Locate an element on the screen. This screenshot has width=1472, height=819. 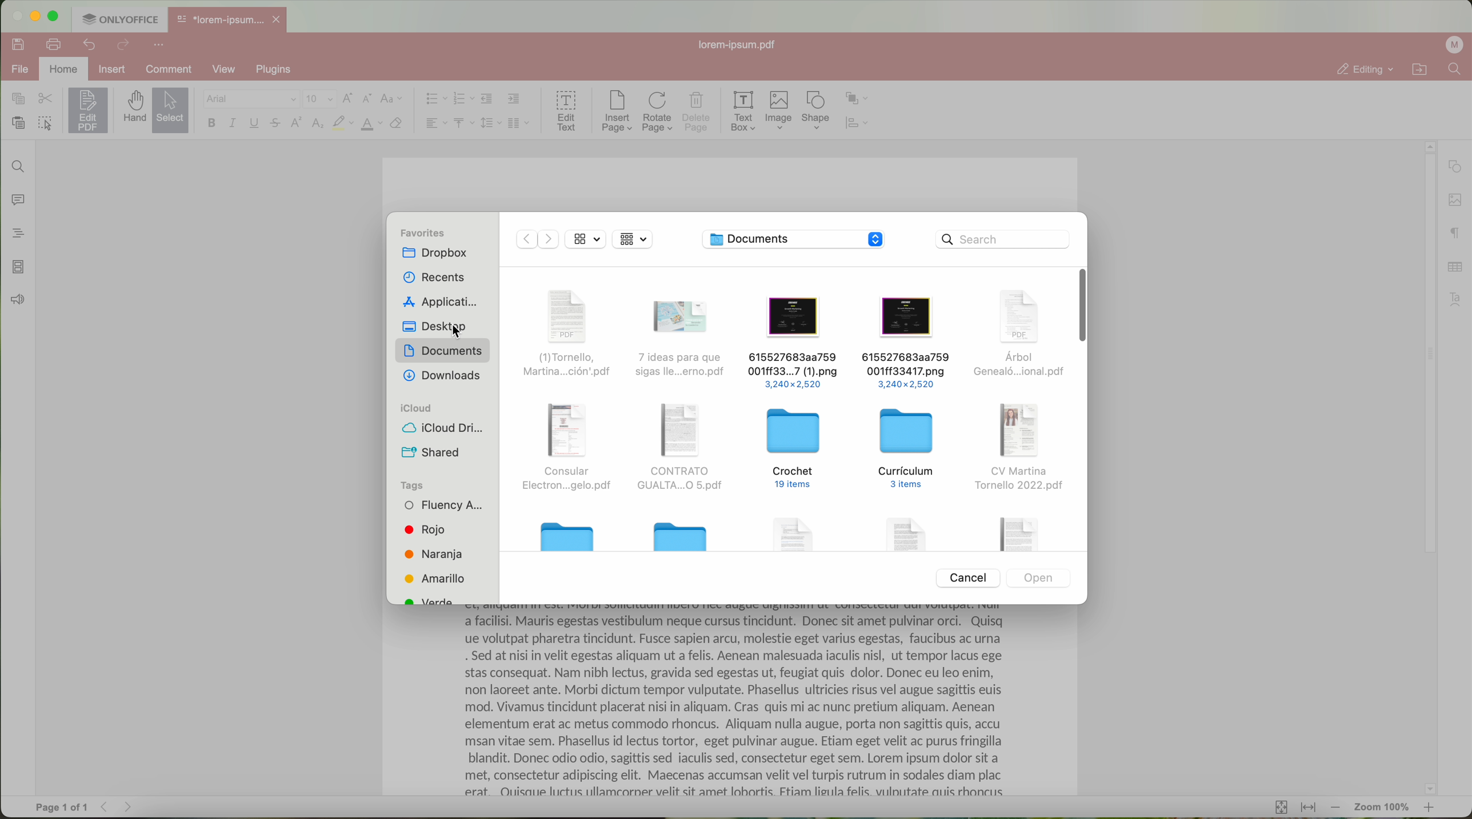
editing is located at coordinates (1364, 69).